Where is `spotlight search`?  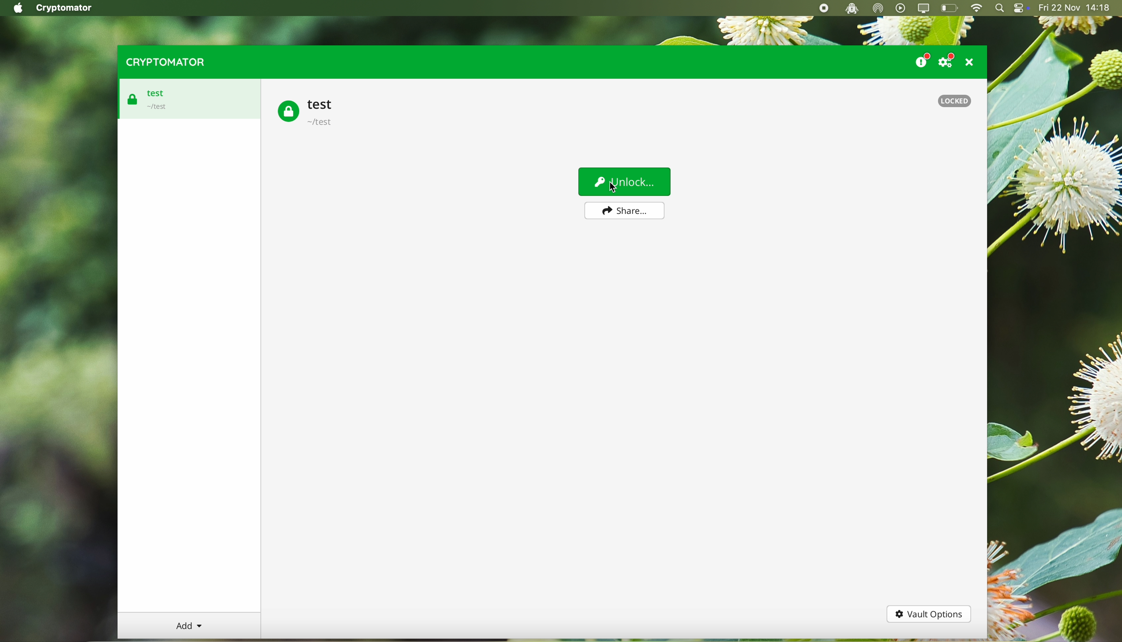
spotlight search is located at coordinates (999, 8).